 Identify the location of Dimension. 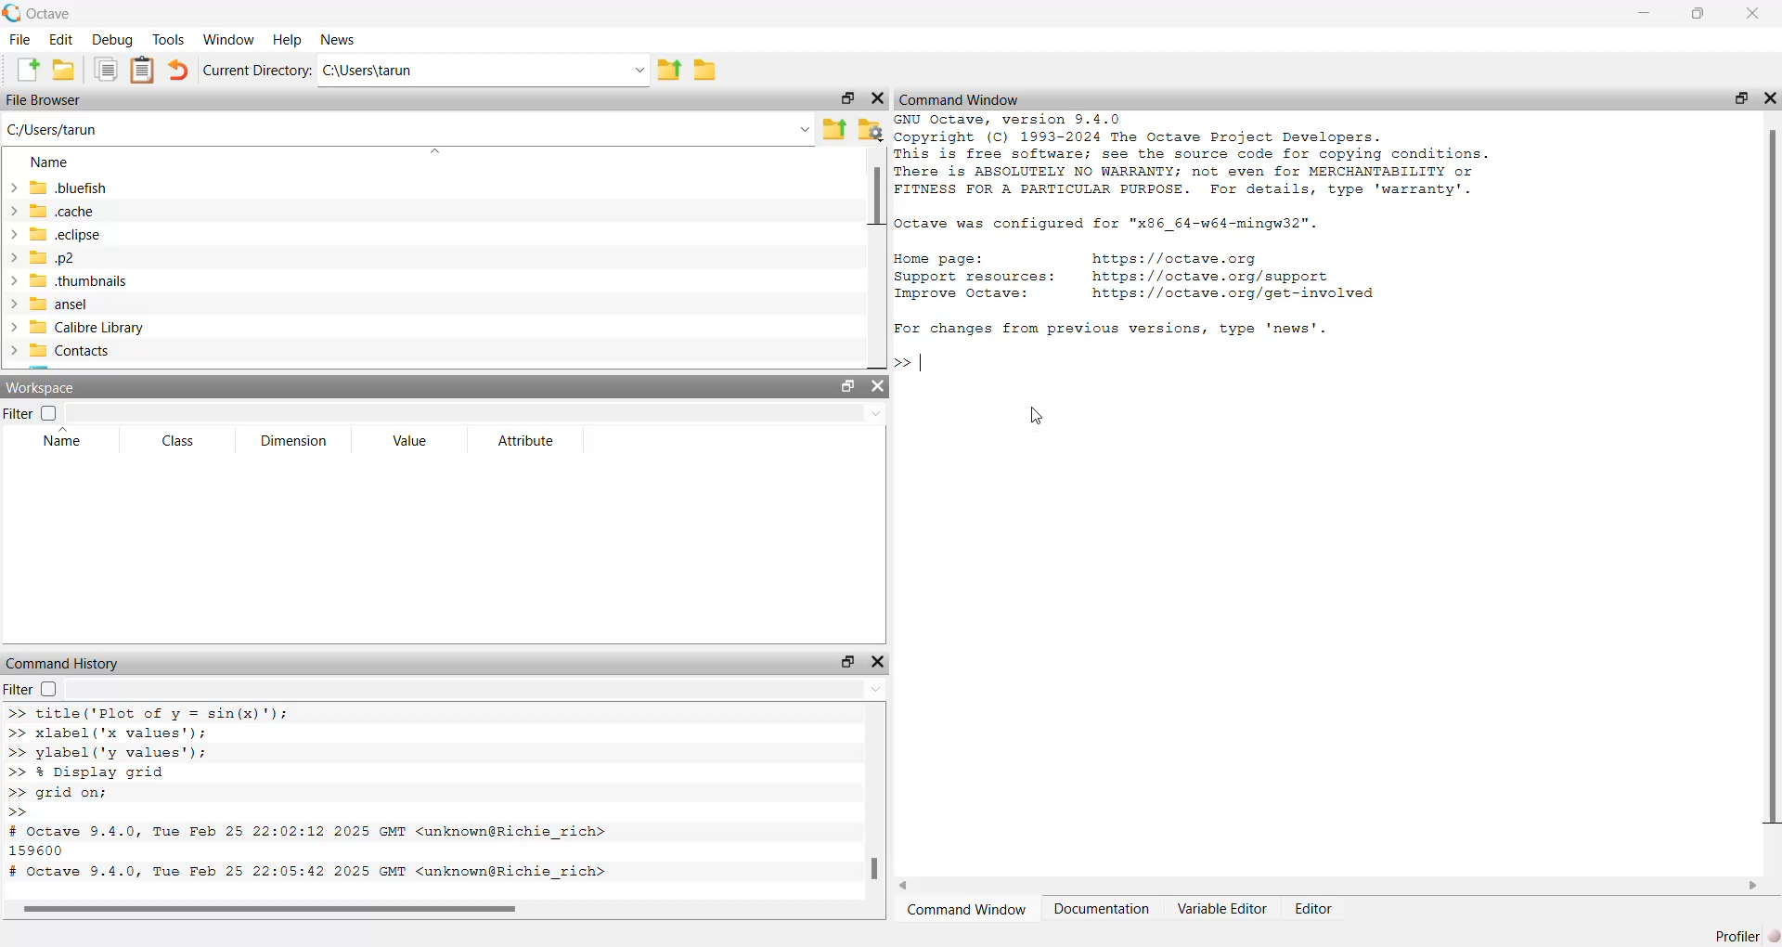
(293, 440).